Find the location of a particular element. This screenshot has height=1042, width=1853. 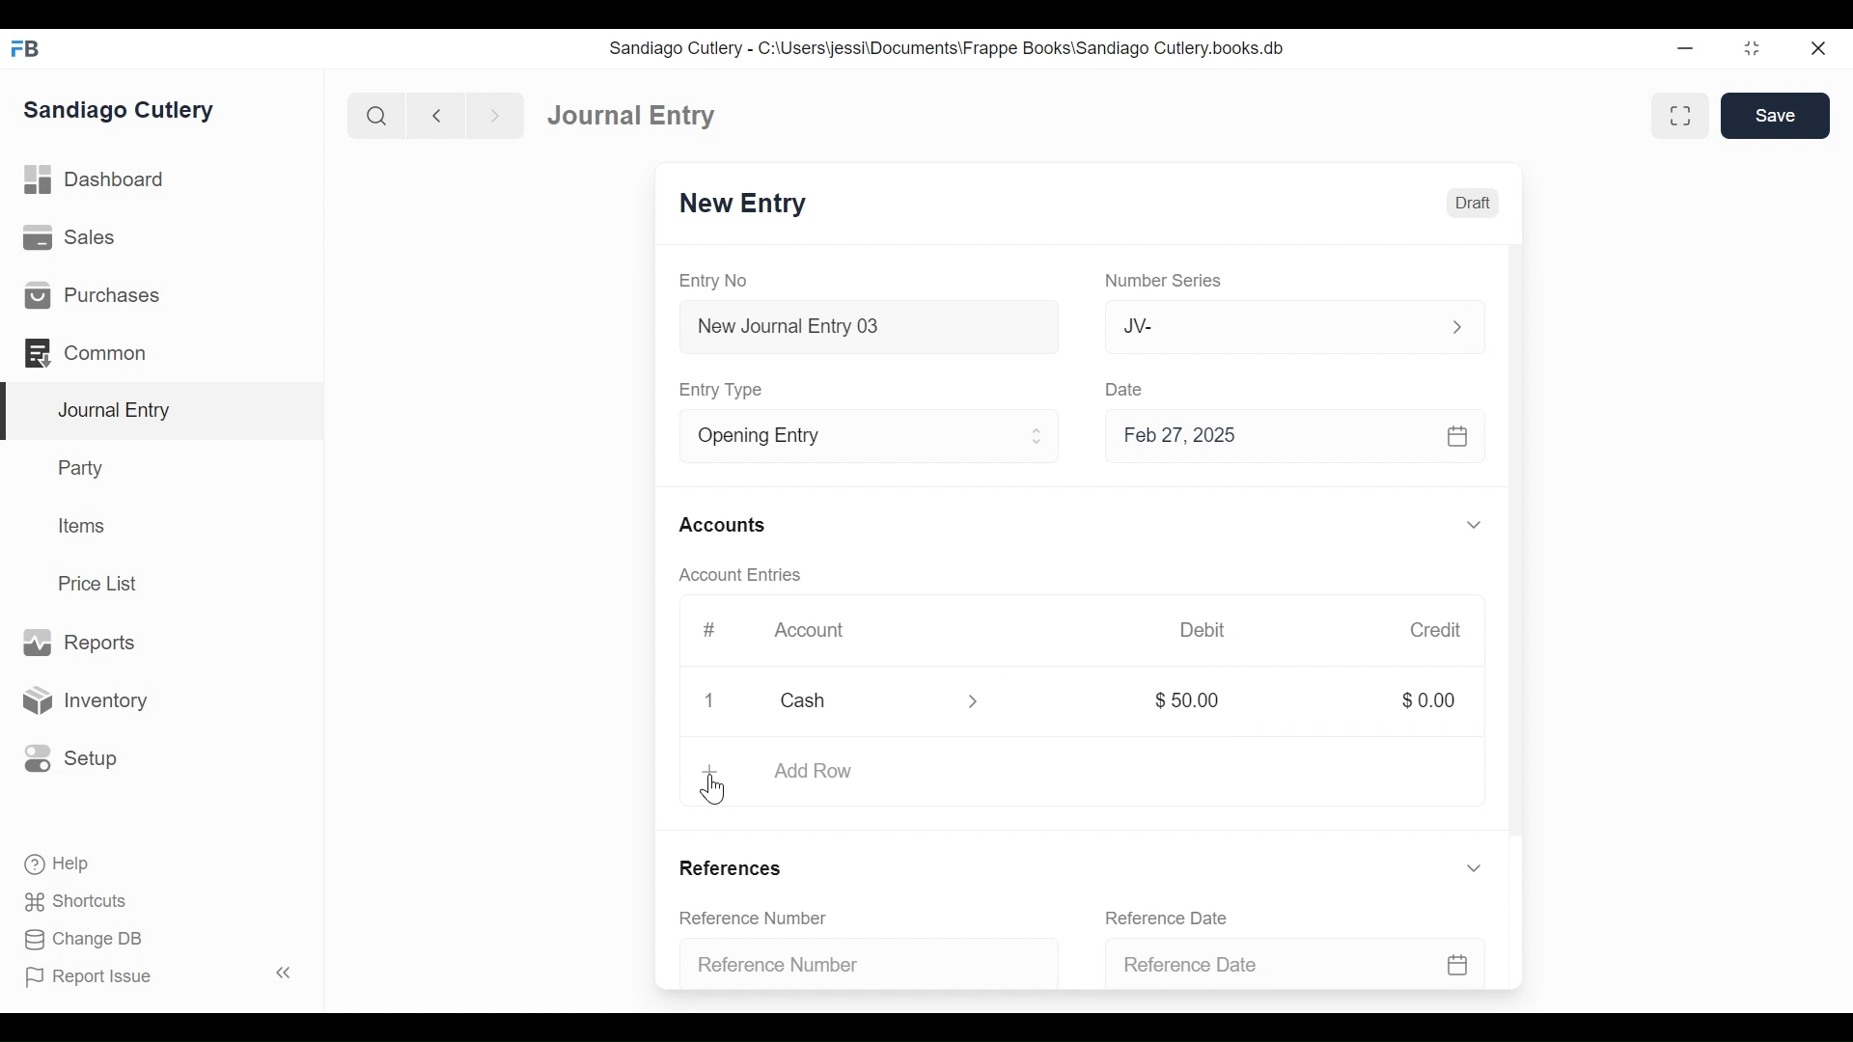

Entry Type is located at coordinates (844, 436).